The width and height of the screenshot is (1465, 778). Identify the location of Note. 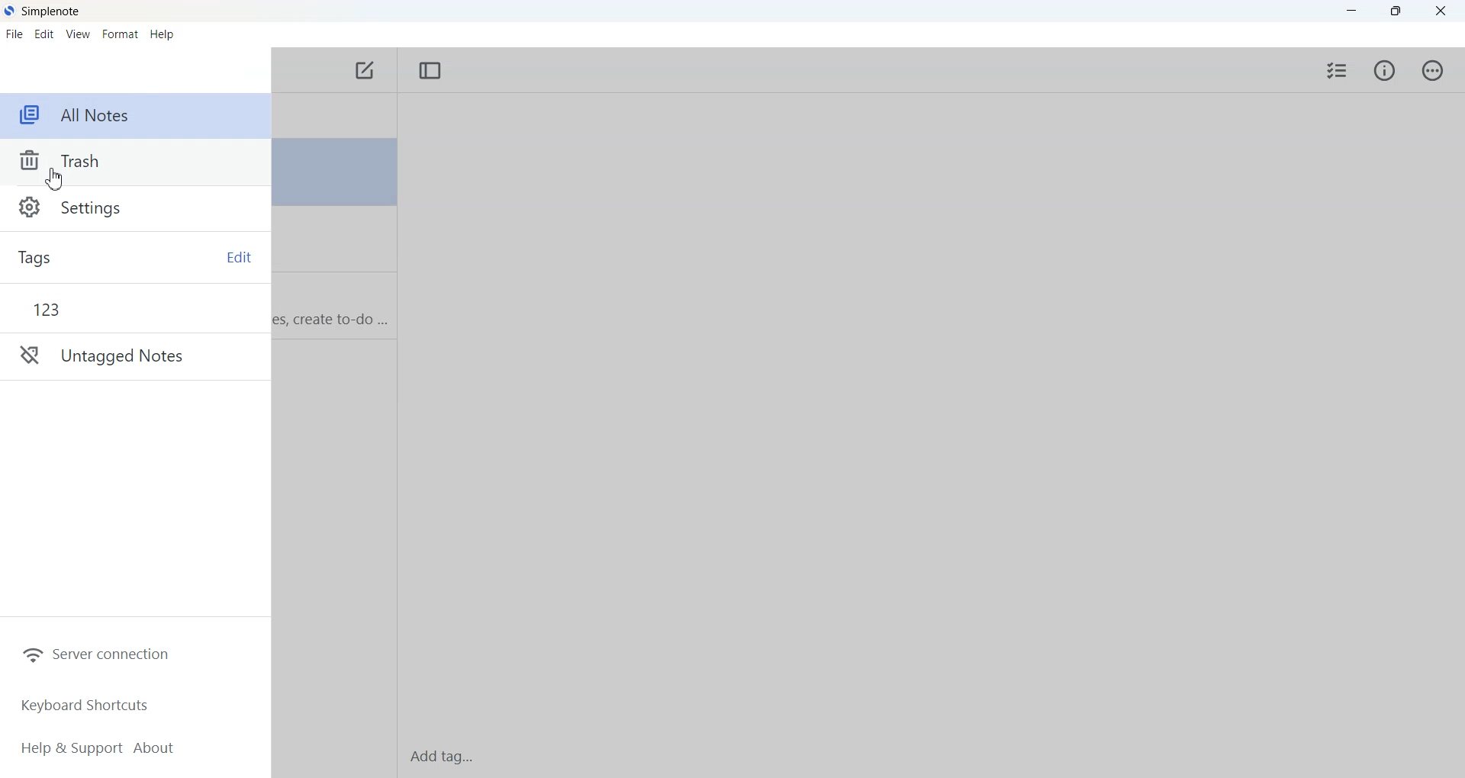
(333, 305).